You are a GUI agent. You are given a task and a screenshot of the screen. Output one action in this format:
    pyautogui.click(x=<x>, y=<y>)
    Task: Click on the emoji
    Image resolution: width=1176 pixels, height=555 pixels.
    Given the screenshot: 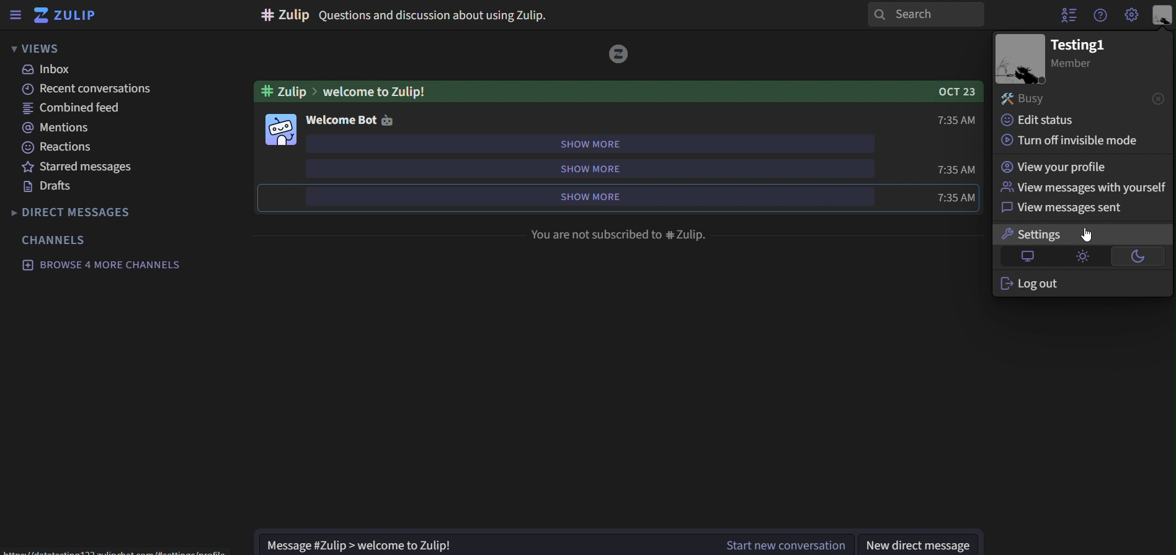 What is the action you would take?
    pyautogui.click(x=393, y=120)
    